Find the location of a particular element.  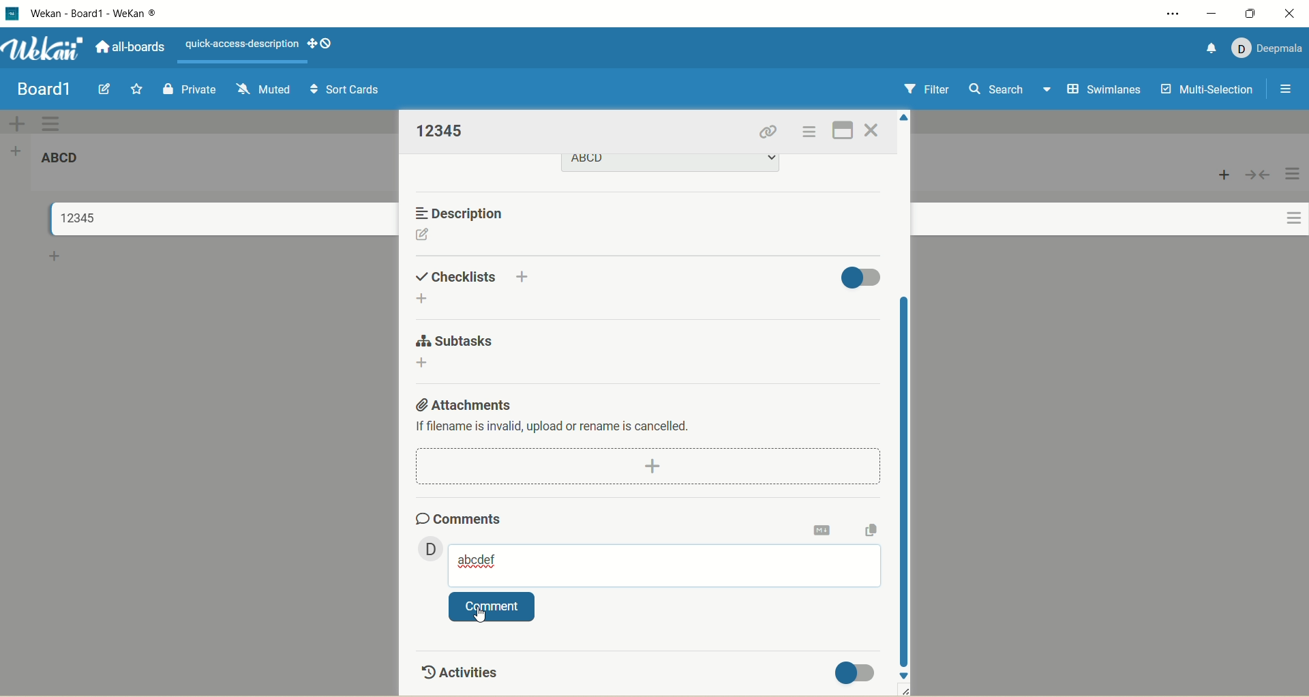

sort cards is located at coordinates (346, 91).